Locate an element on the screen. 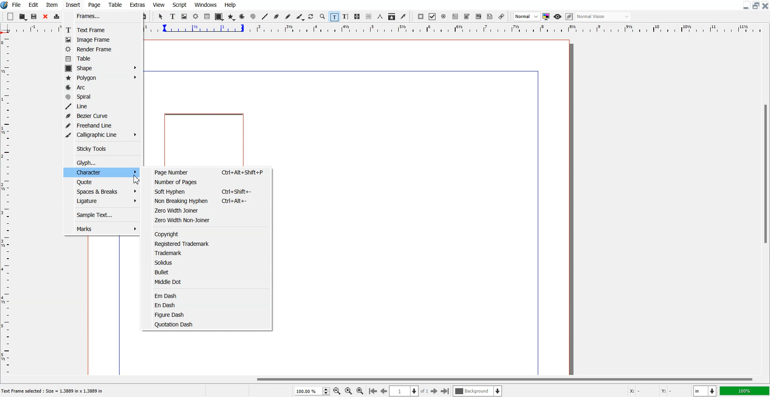  Freehand Line is located at coordinates (101, 125).